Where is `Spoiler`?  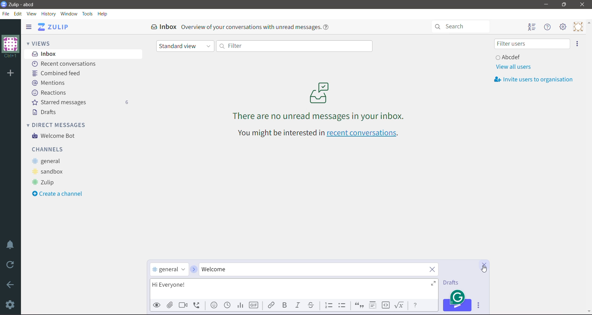
Spoiler is located at coordinates (372, 305).